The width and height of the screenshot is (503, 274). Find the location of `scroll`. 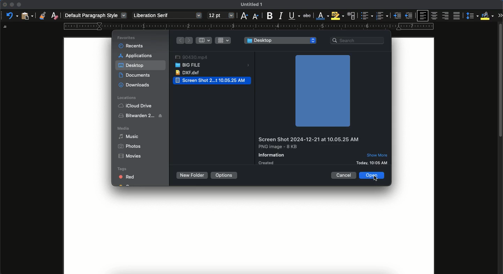

scroll is located at coordinates (501, 150).